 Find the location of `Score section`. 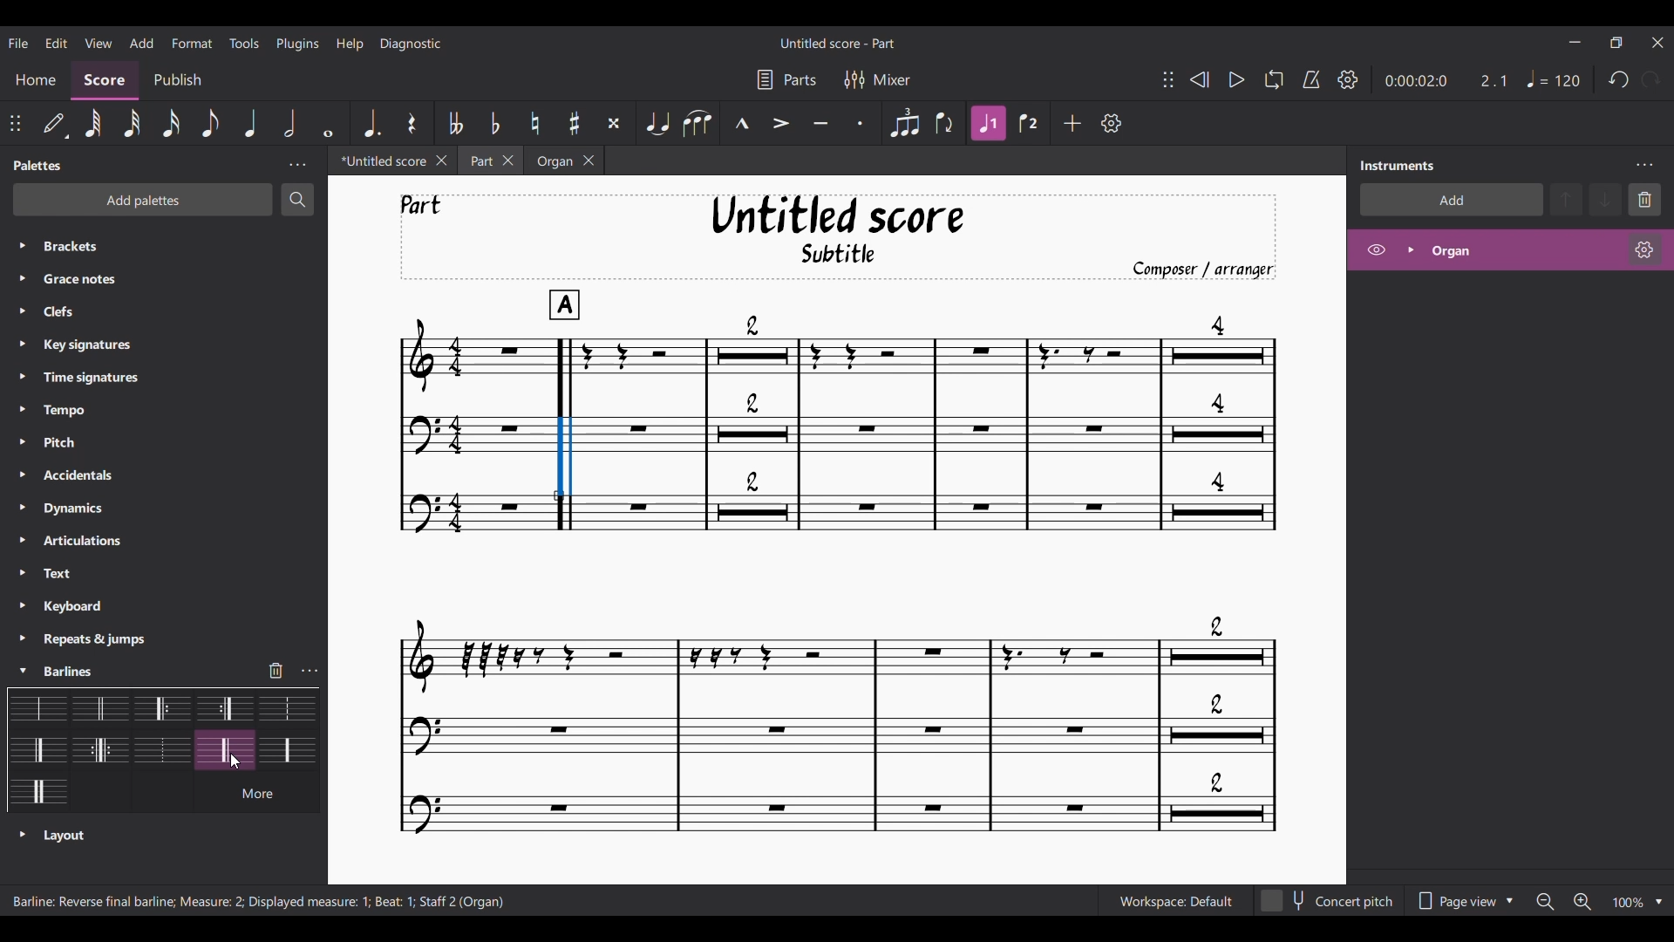

Score section is located at coordinates (104, 81).